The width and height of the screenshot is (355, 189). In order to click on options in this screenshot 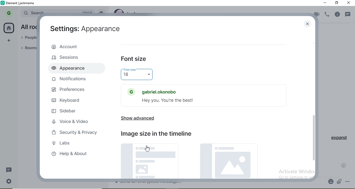, I will do `click(350, 182)`.